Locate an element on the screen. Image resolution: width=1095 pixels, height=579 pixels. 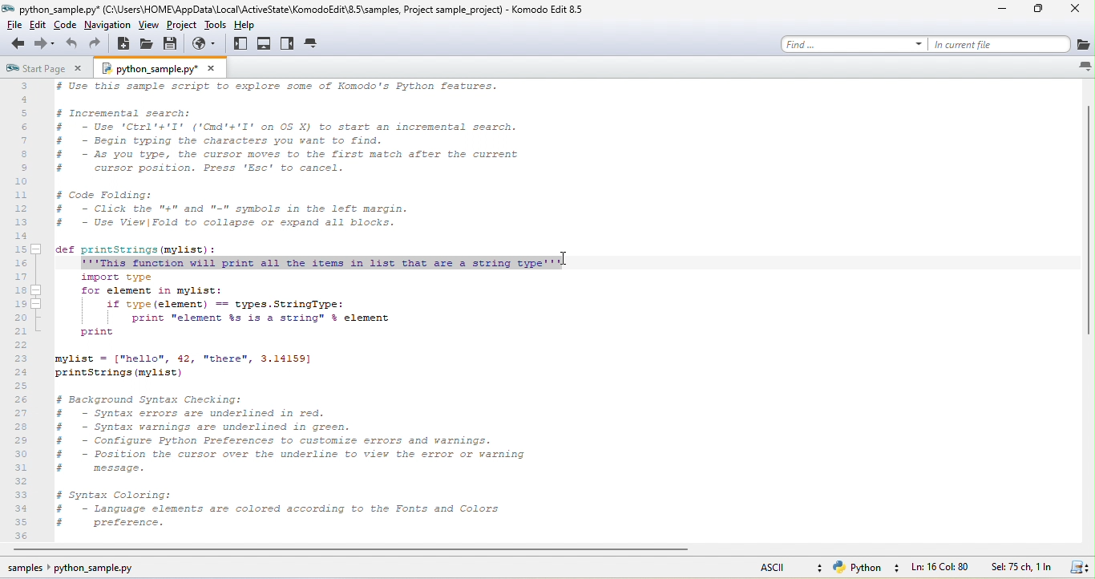
new is located at coordinates (125, 46).